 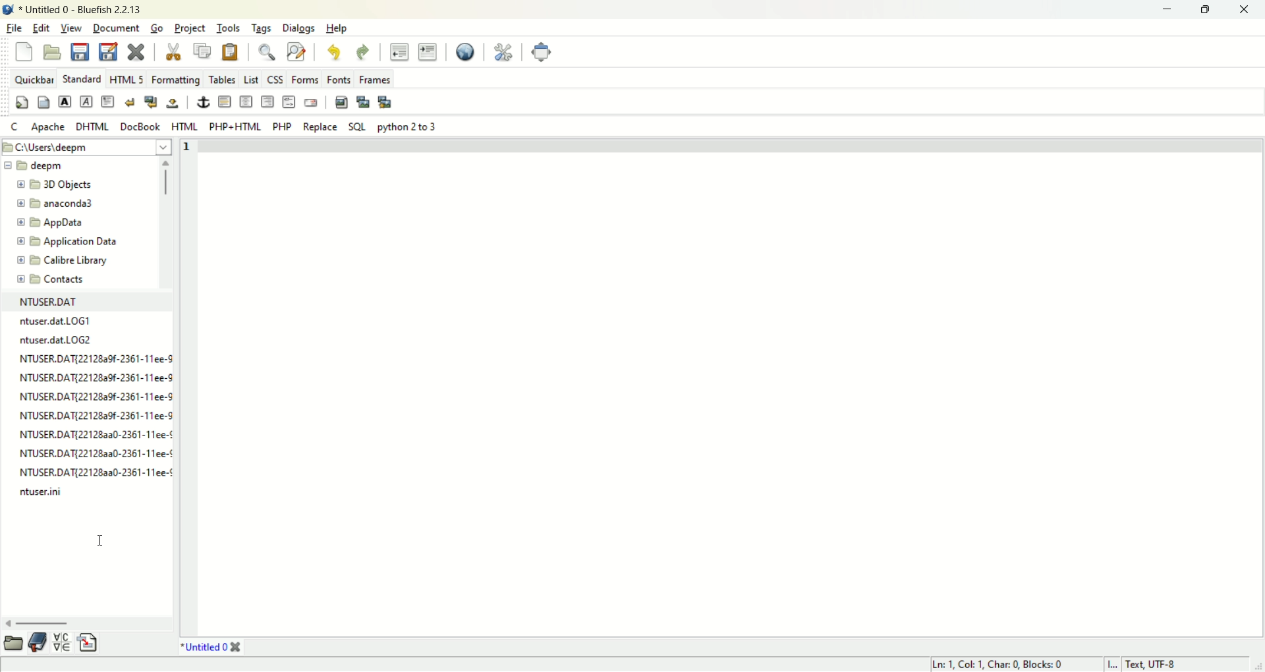 I want to click on application icon, so click(x=8, y=8).